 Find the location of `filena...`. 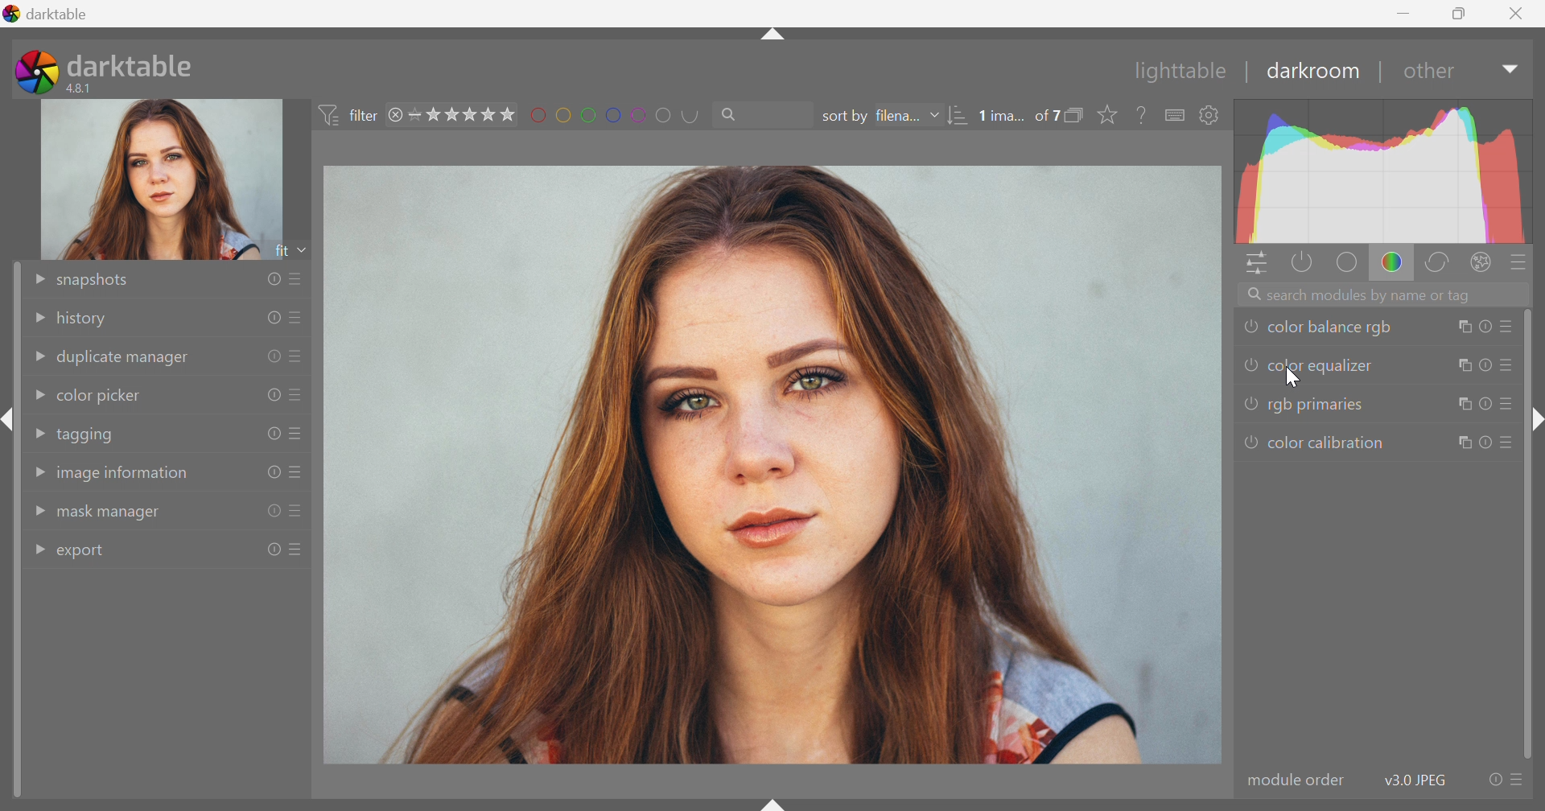

filena... is located at coordinates (899, 114).